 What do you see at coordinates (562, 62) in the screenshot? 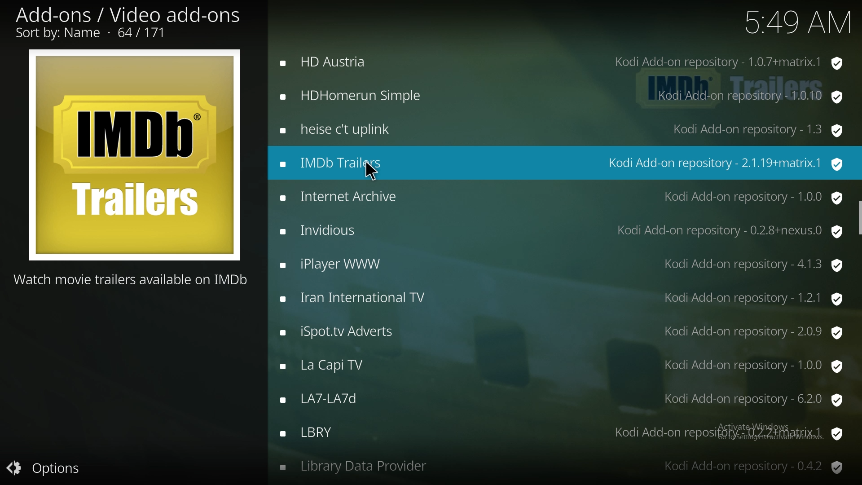
I see `add on` at bounding box center [562, 62].